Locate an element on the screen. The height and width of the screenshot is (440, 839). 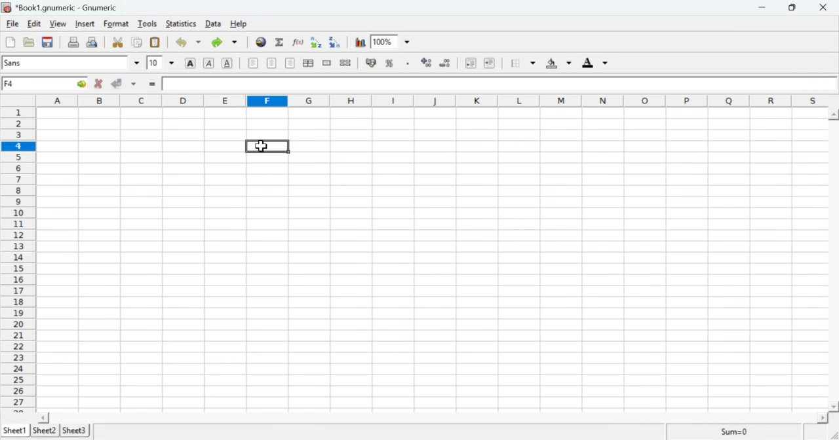
Format is located at coordinates (116, 24).